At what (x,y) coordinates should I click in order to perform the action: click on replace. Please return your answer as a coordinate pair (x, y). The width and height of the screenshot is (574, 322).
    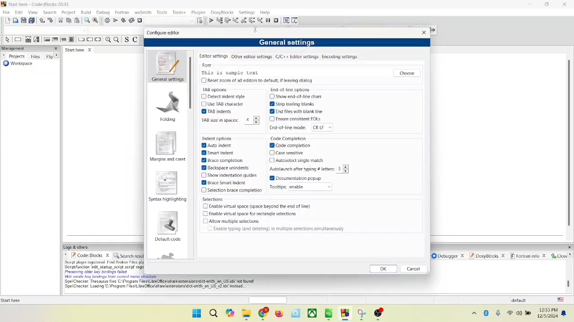
    Looking at the image, I should click on (96, 21).